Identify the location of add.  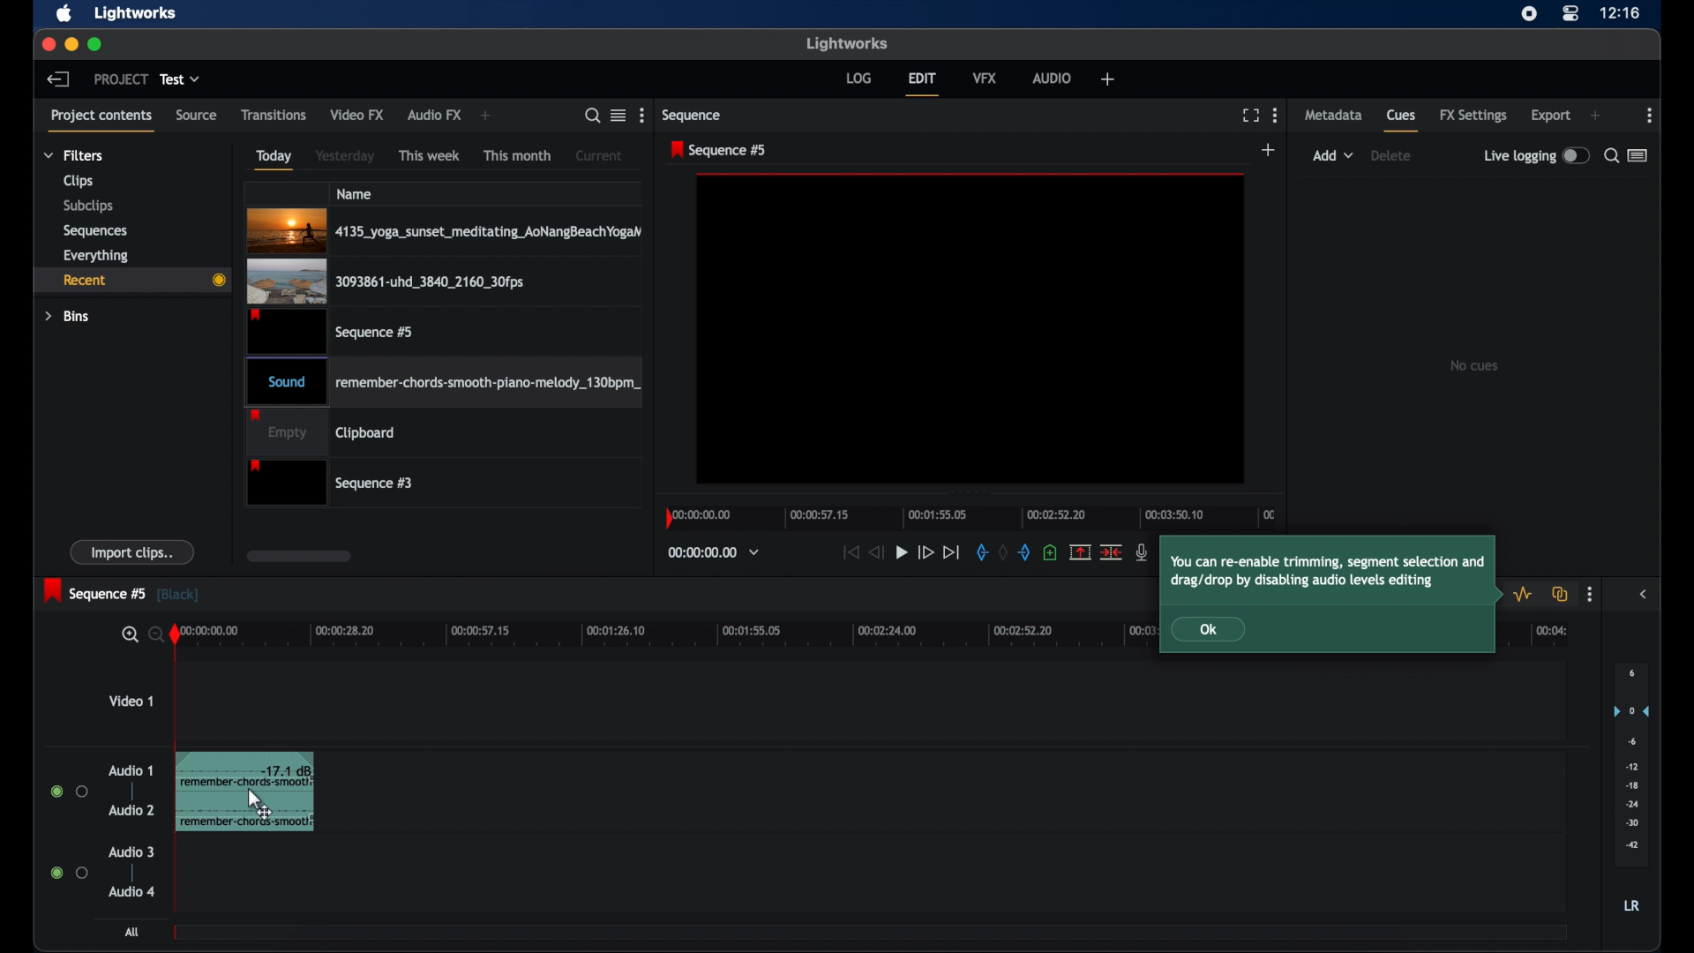
(1270, 151).